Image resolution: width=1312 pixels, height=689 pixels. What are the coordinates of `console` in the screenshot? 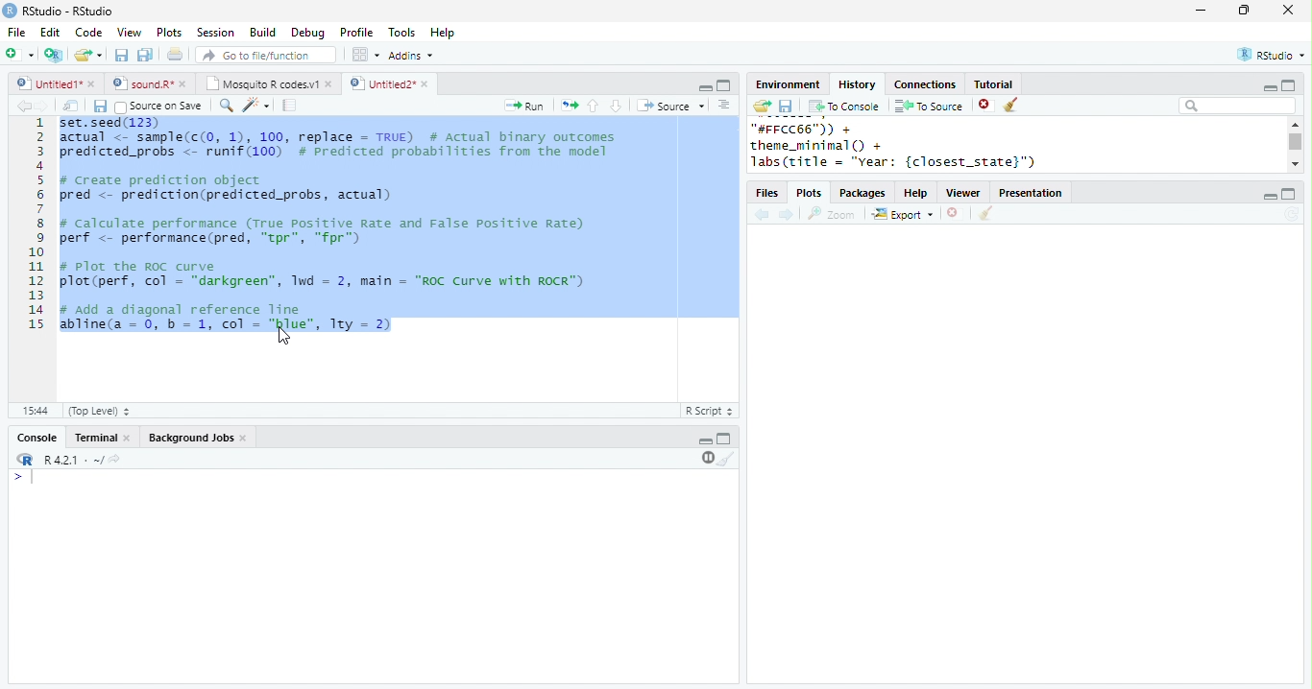 It's located at (36, 439).